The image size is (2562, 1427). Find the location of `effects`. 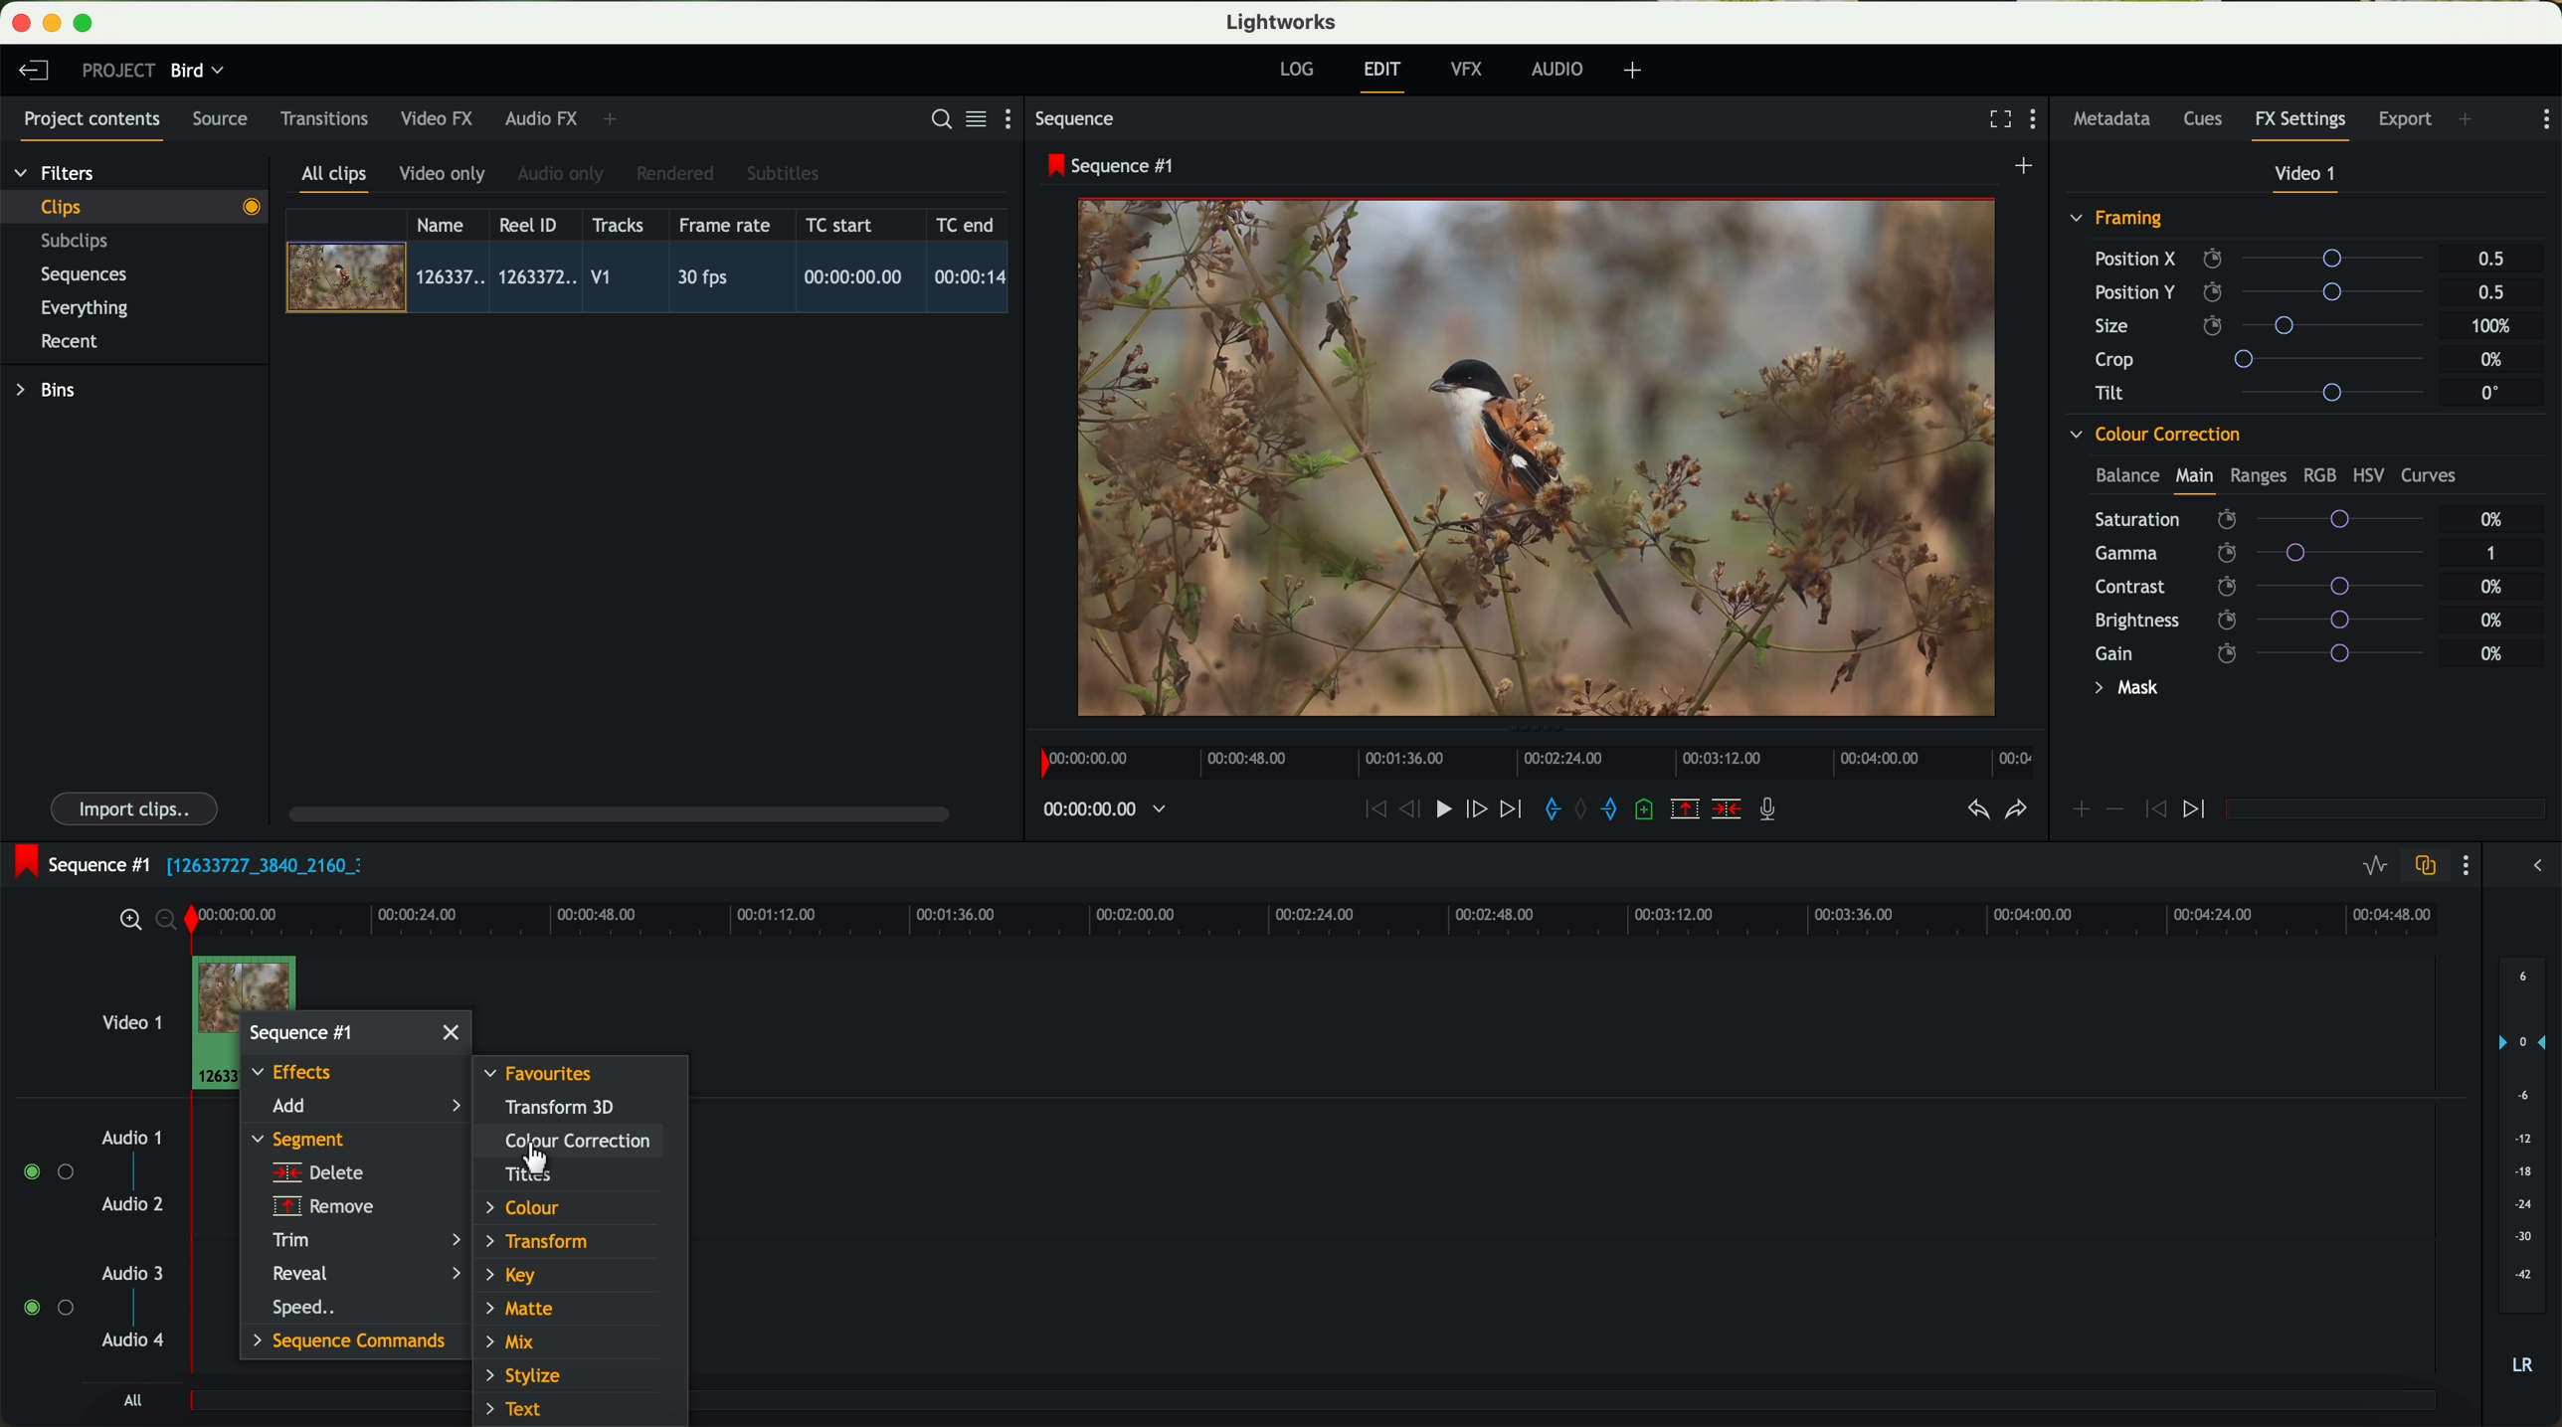

effects is located at coordinates (293, 1070).